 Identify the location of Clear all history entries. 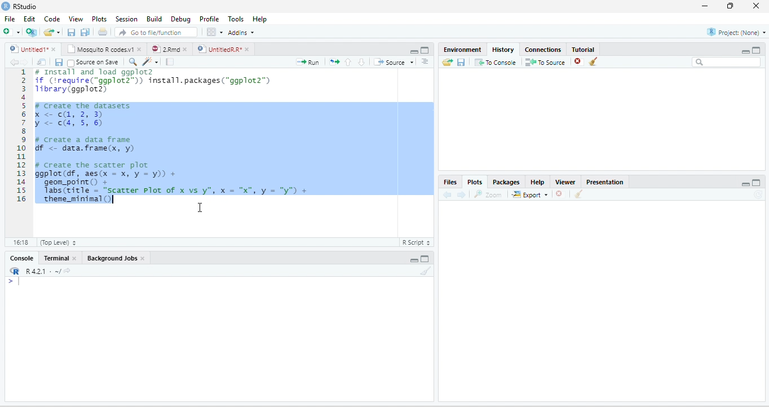
(594, 61).